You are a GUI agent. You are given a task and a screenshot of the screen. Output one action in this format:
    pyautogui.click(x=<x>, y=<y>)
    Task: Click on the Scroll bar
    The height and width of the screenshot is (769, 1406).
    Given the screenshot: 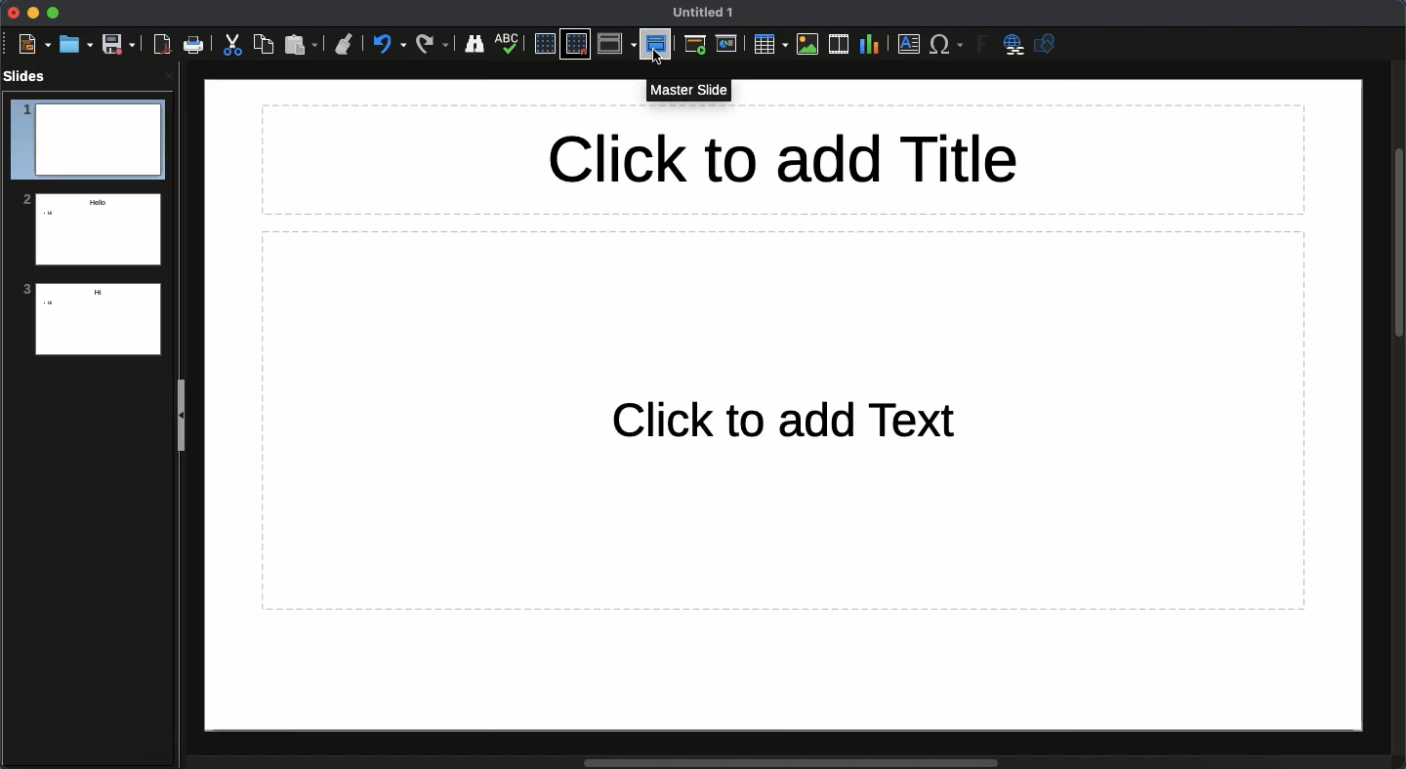 What is the action you would take?
    pyautogui.click(x=792, y=763)
    